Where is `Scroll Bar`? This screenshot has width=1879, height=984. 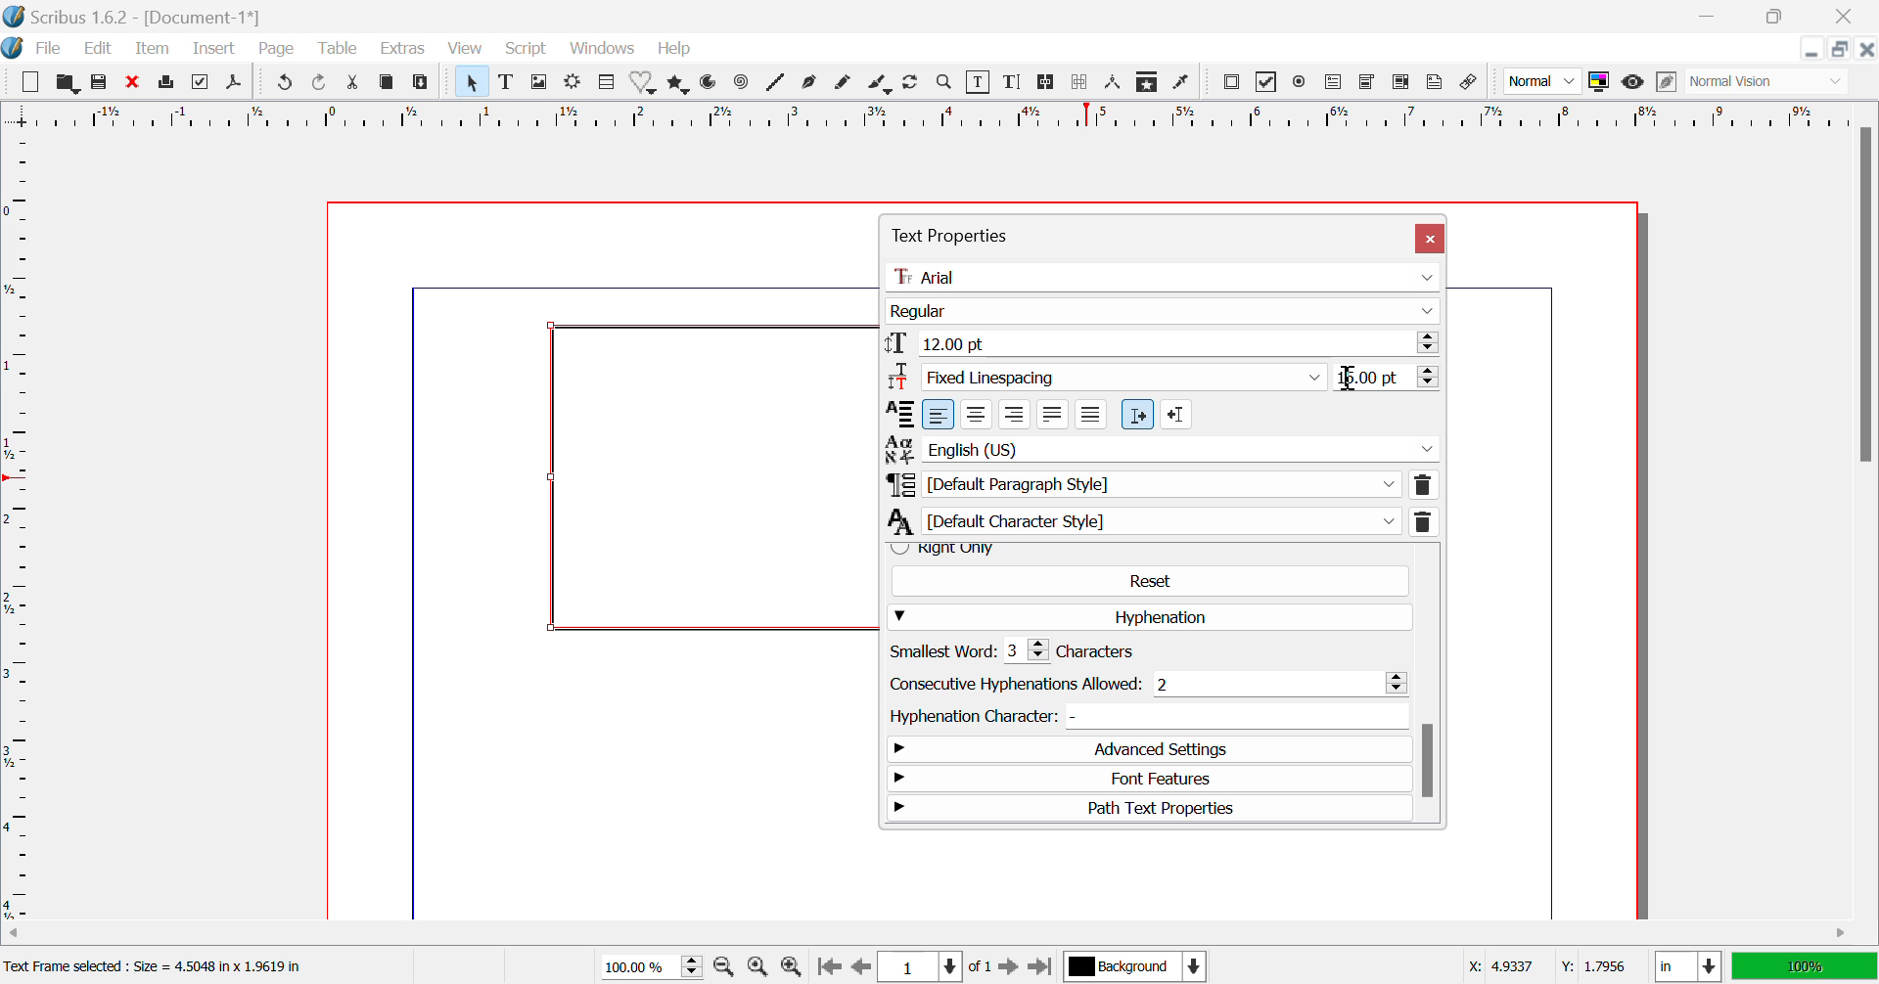
Scroll Bar is located at coordinates (1428, 686).